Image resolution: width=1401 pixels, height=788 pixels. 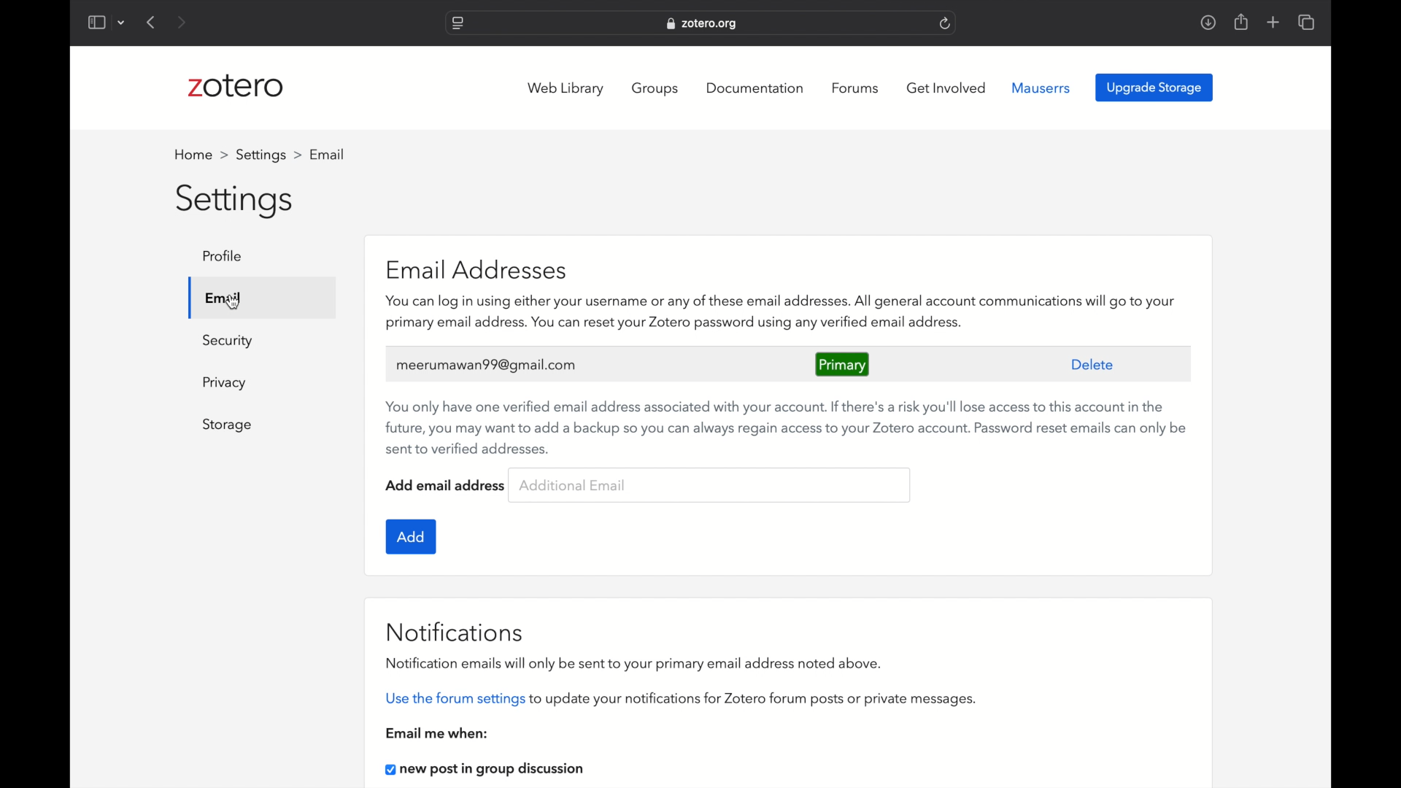 I want to click on groups, so click(x=657, y=90).